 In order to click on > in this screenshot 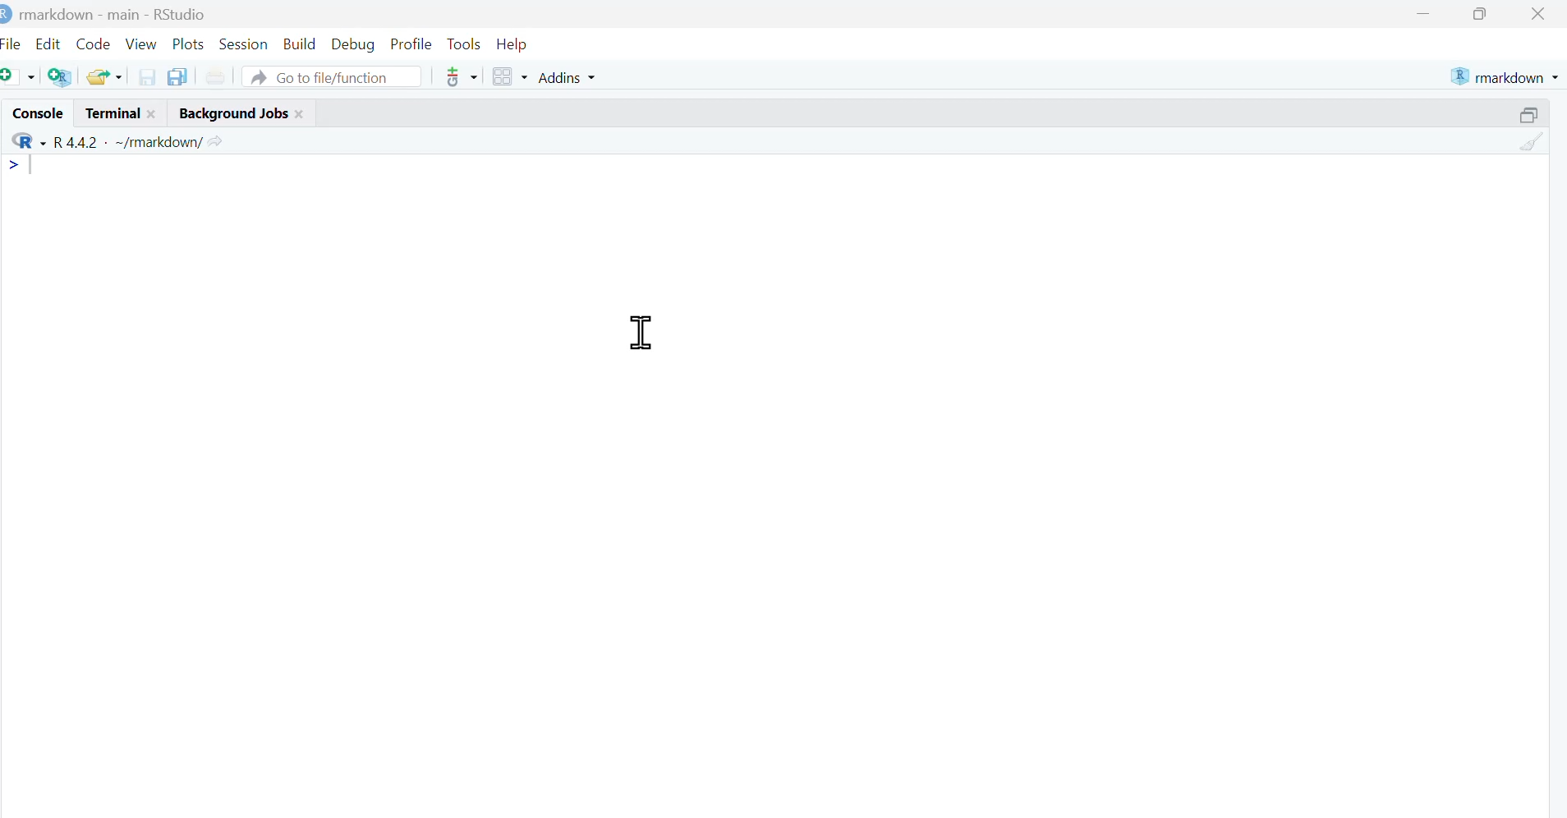, I will do `click(16, 164)`.